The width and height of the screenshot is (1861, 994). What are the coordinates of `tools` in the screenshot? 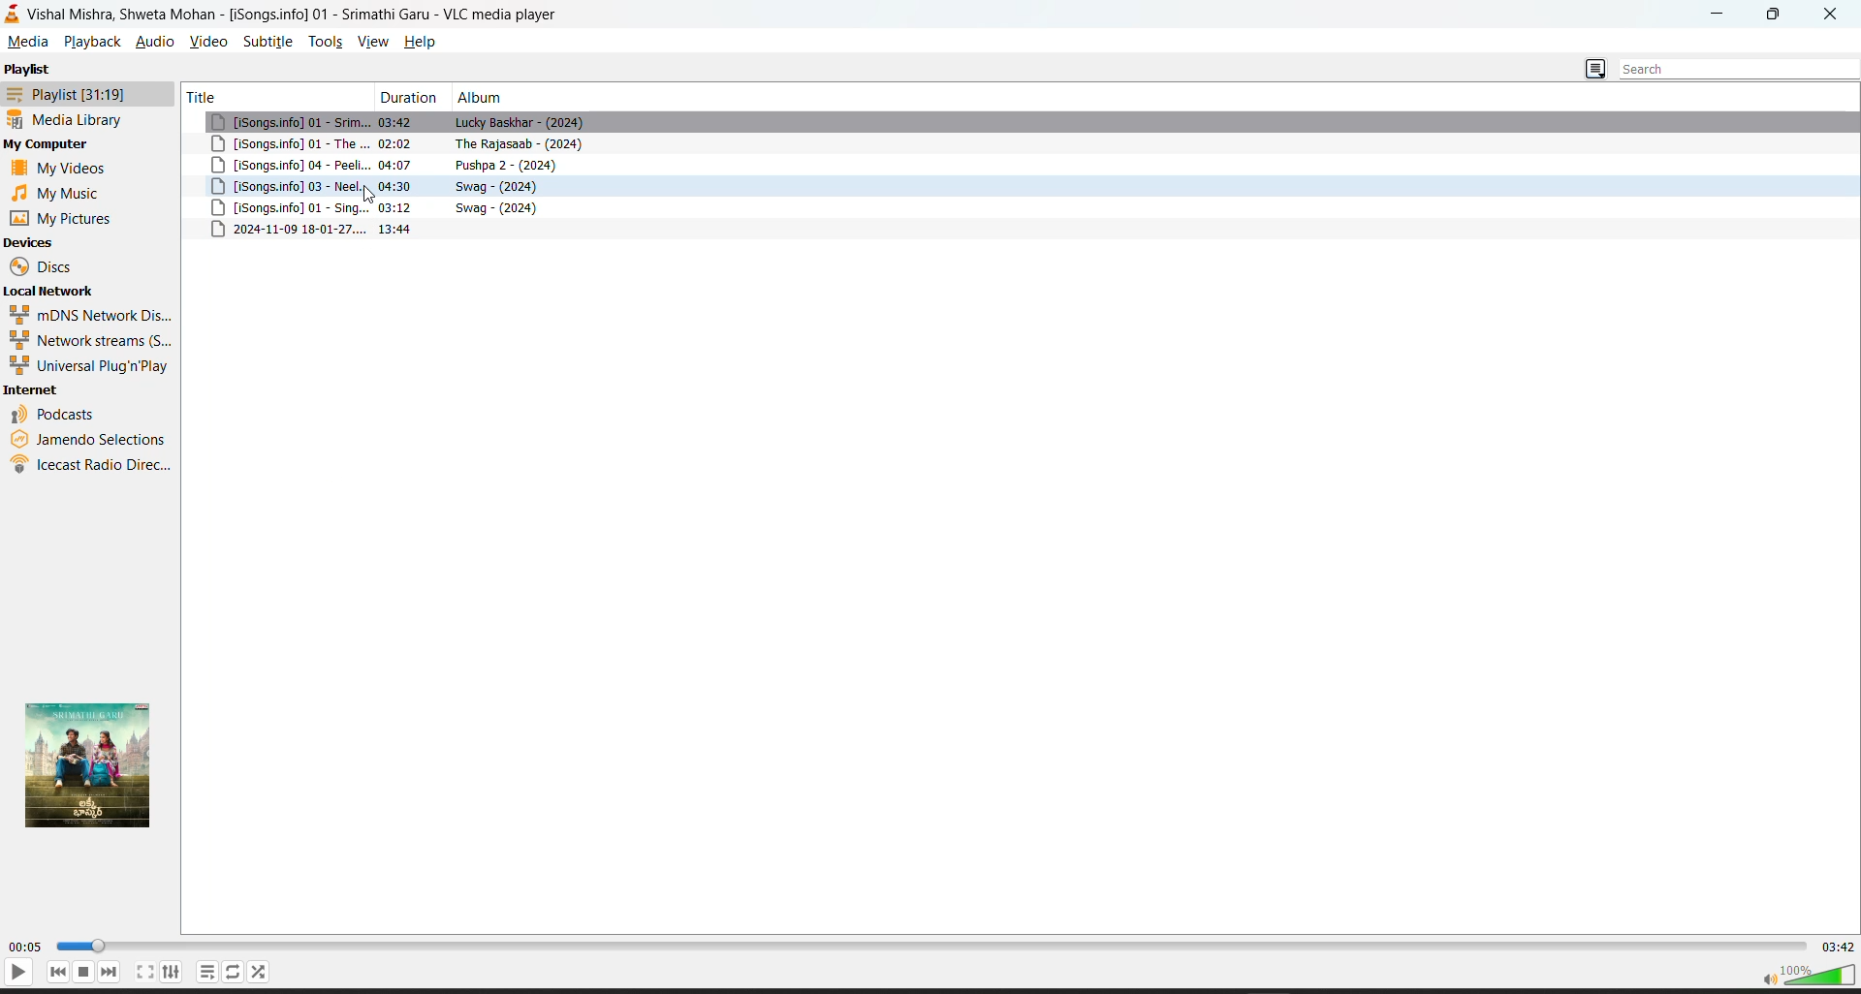 It's located at (326, 41).